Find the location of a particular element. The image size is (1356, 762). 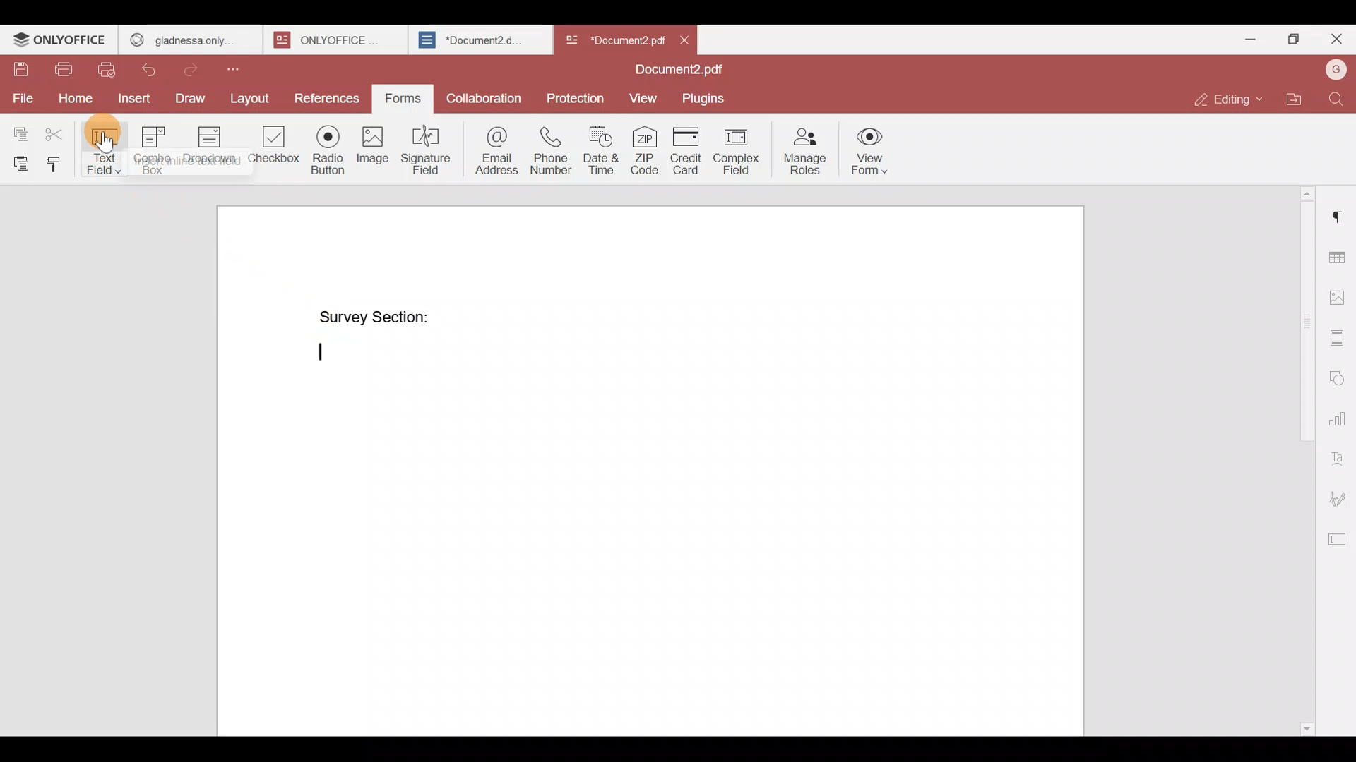

Open file location is located at coordinates (1300, 100).